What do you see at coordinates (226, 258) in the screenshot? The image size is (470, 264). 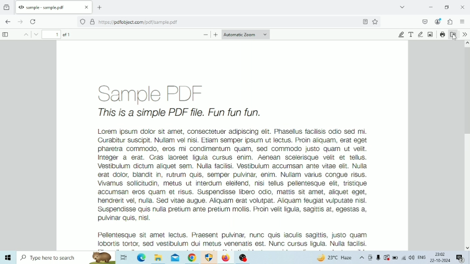 I see `Firefox` at bounding box center [226, 258].